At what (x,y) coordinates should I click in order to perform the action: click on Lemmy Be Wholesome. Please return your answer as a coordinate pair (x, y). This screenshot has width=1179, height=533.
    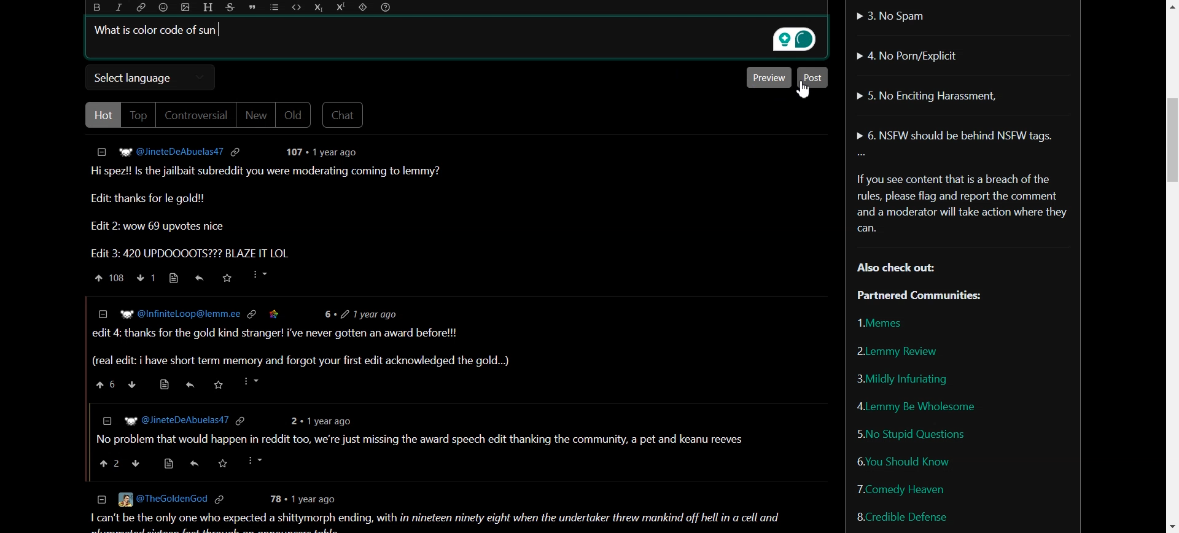
    Looking at the image, I should click on (916, 406).